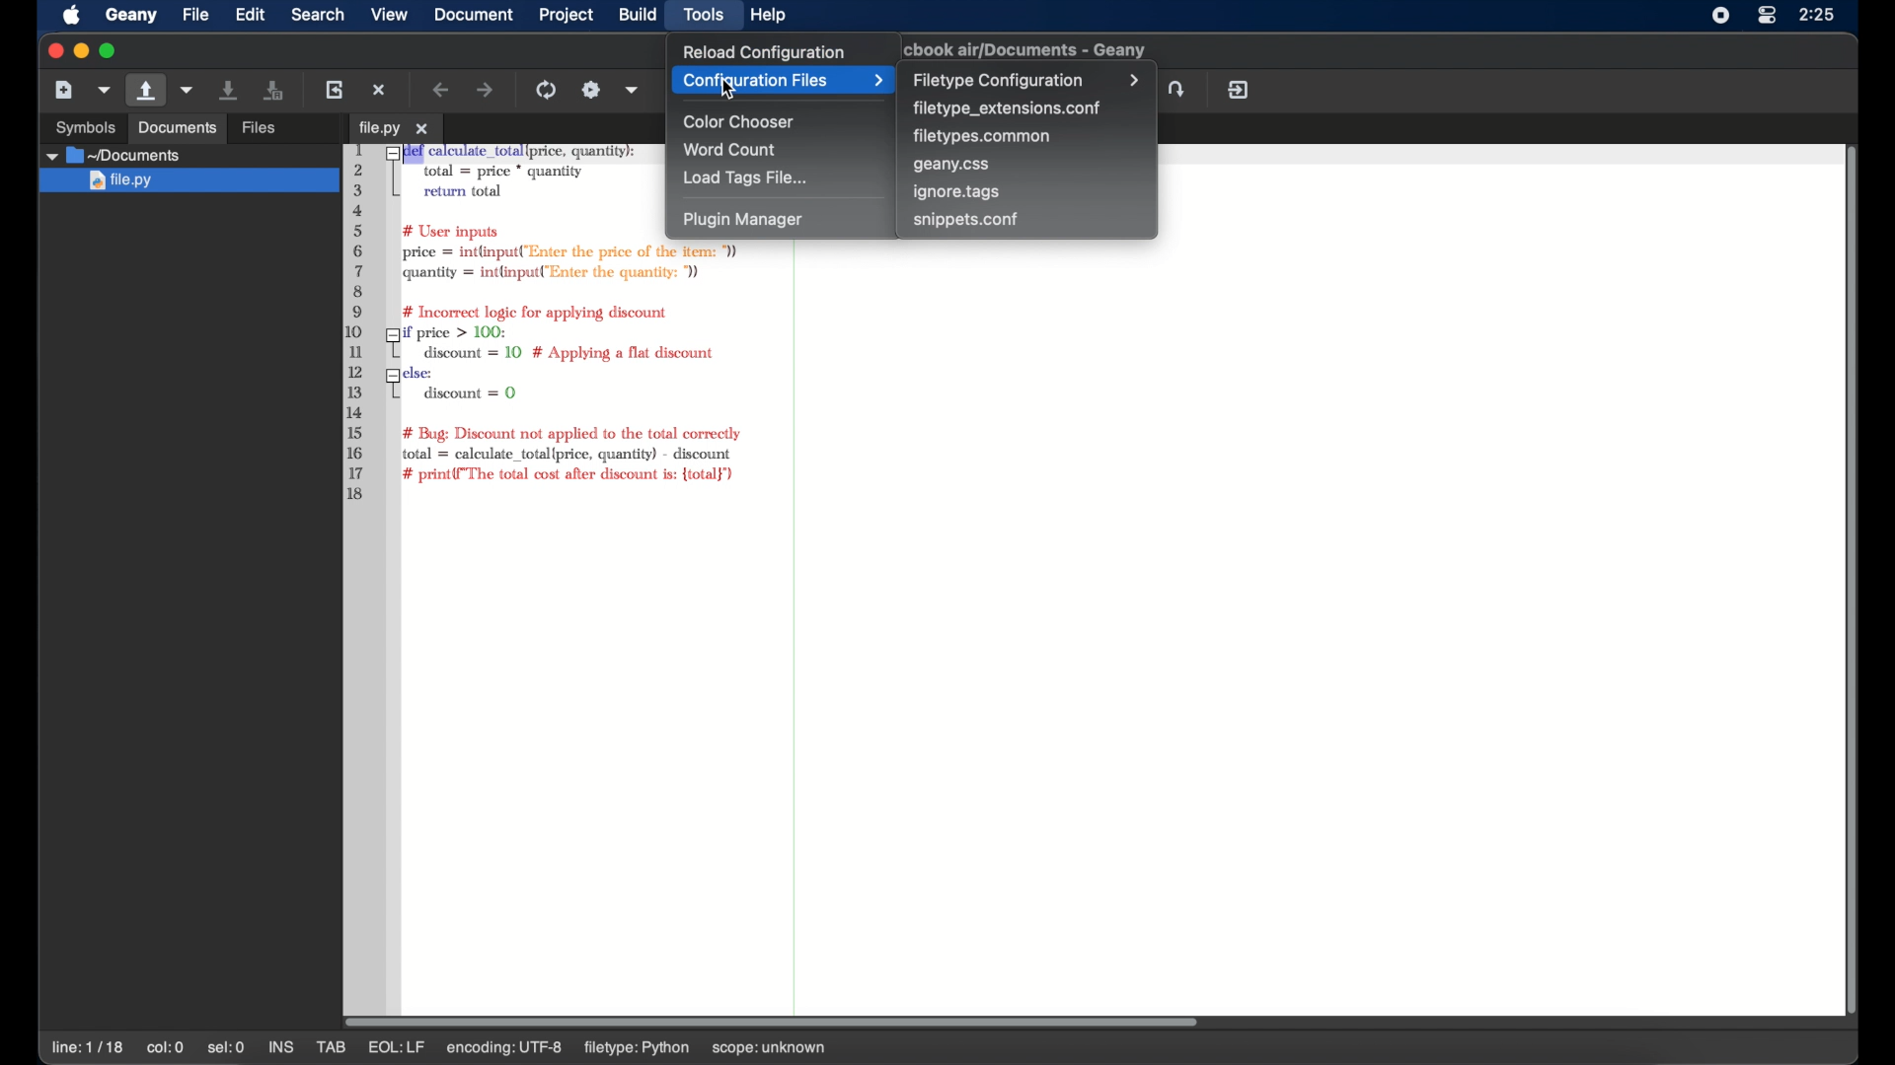 Image resolution: width=1895 pixels, height=1065 pixels. I want to click on filetype configuration menu, so click(1026, 80).